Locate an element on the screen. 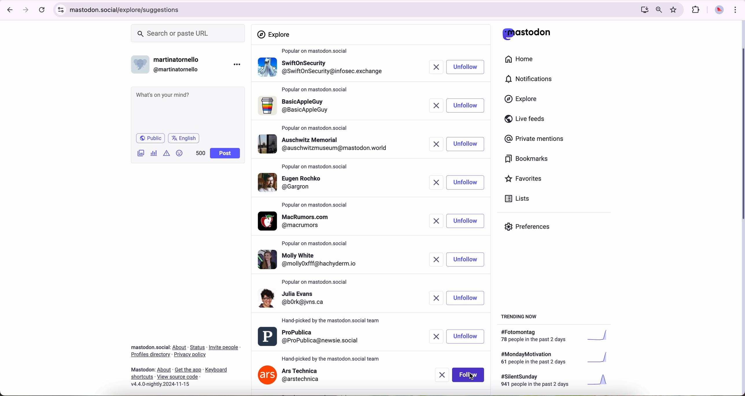  scroll bar is located at coordinates (740, 132).